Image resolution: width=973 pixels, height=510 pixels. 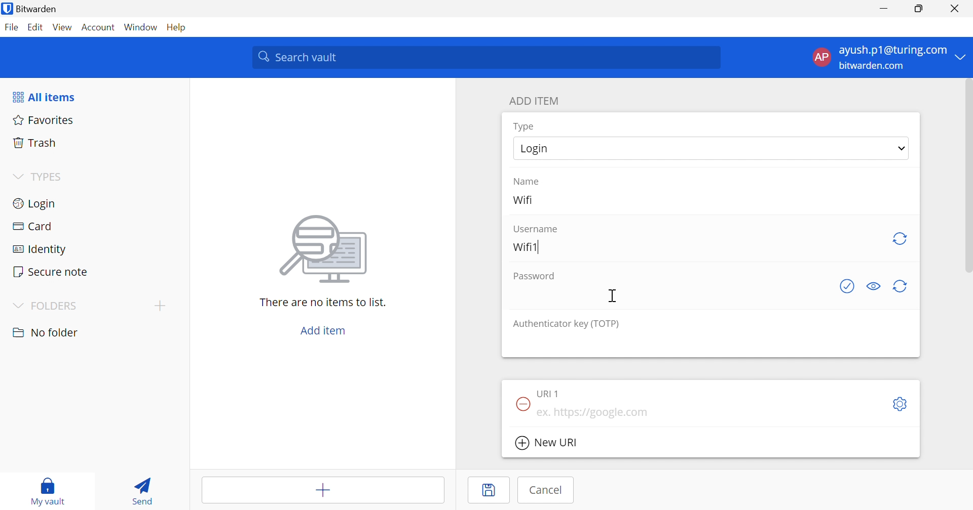 I want to click on View, so click(x=62, y=27).